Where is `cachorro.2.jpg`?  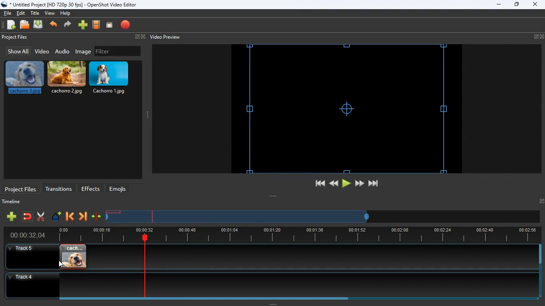 cachorro.2.jpg is located at coordinates (66, 78).